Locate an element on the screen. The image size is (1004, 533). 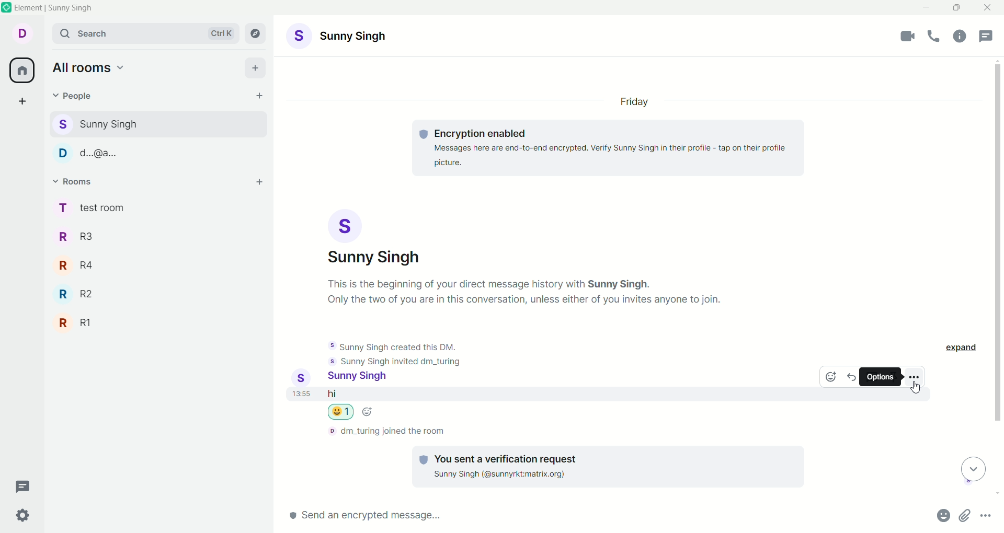
options is located at coordinates (914, 376).